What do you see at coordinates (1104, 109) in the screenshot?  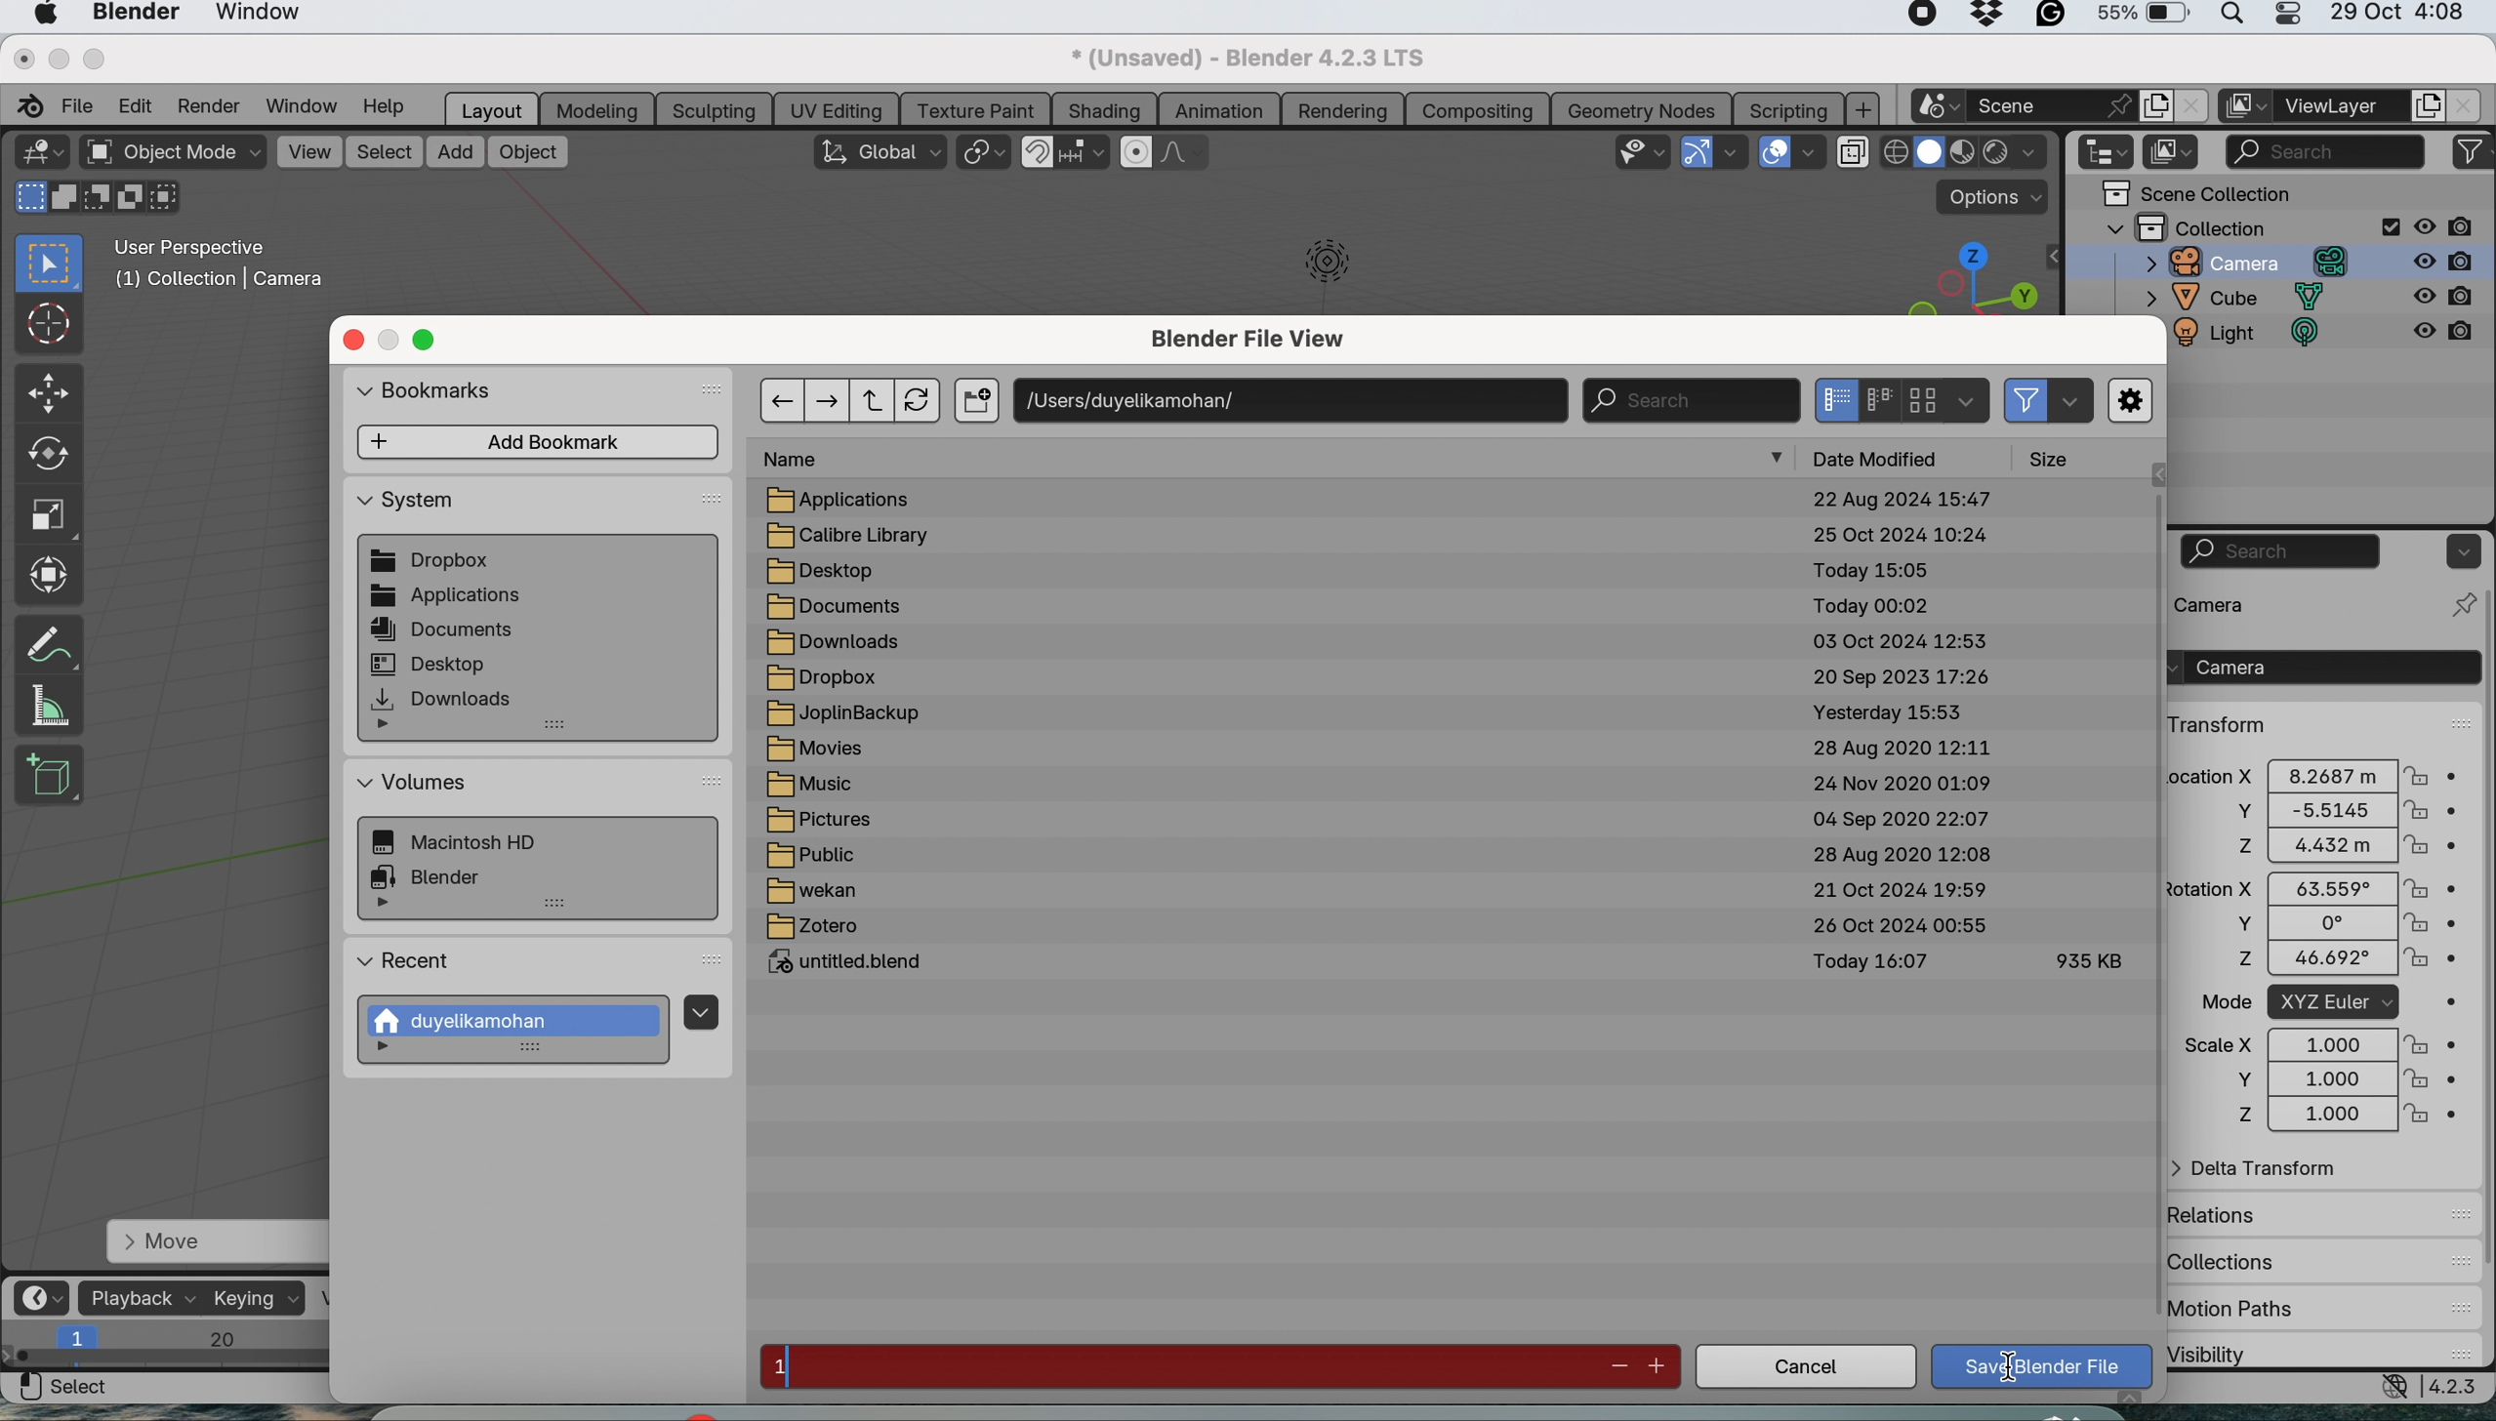 I see `shading` at bounding box center [1104, 109].